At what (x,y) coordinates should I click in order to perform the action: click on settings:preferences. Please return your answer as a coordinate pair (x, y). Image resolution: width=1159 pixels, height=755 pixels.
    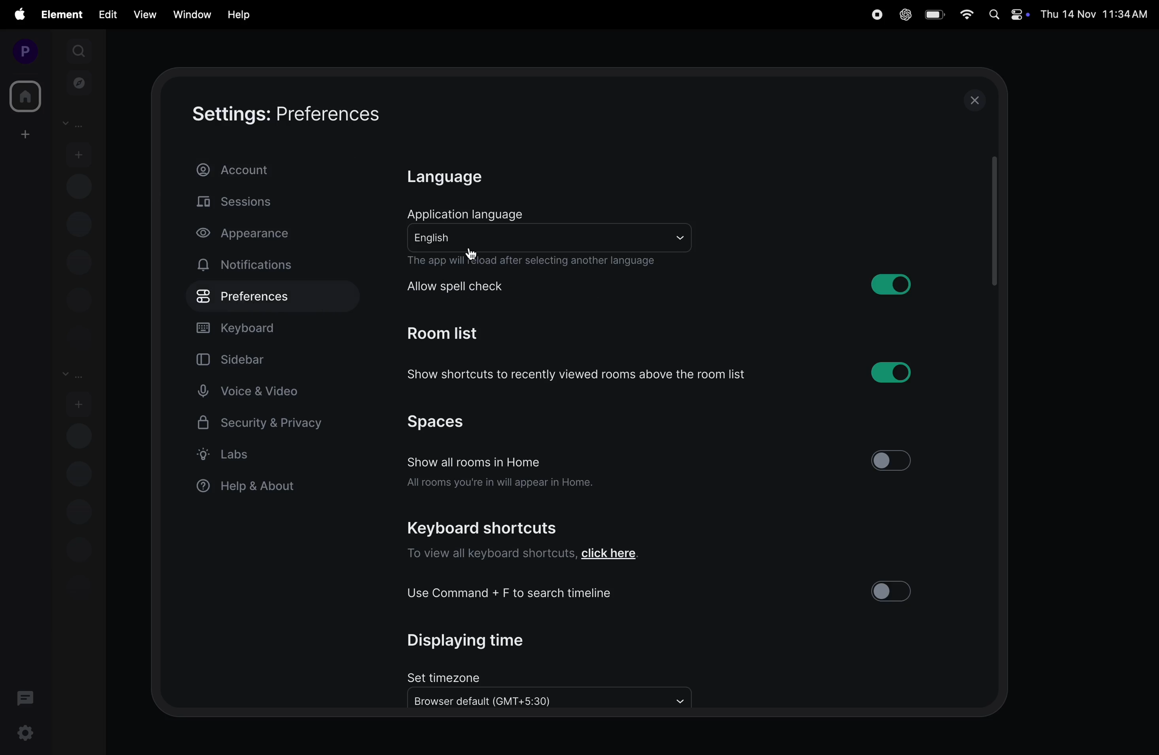
    Looking at the image, I should click on (291, 111).